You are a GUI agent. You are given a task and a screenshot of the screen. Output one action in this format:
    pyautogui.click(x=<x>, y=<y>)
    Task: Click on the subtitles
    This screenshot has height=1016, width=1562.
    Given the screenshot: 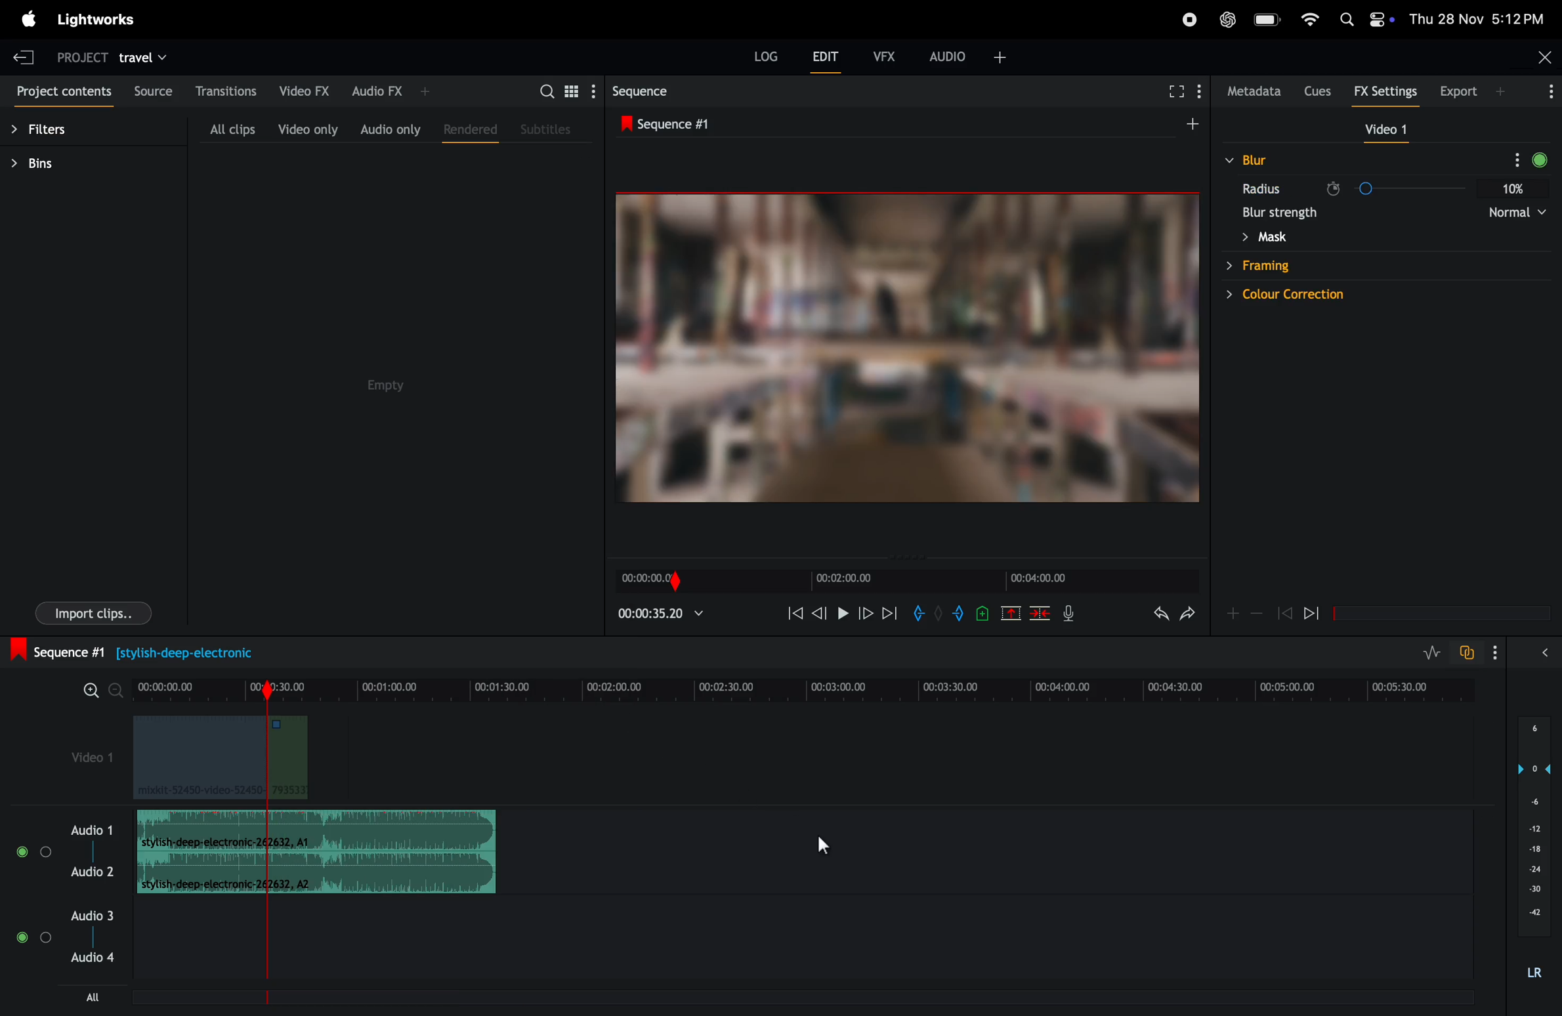 What is the action you would take?
    pyautogui.click(x=548, y=131)
    